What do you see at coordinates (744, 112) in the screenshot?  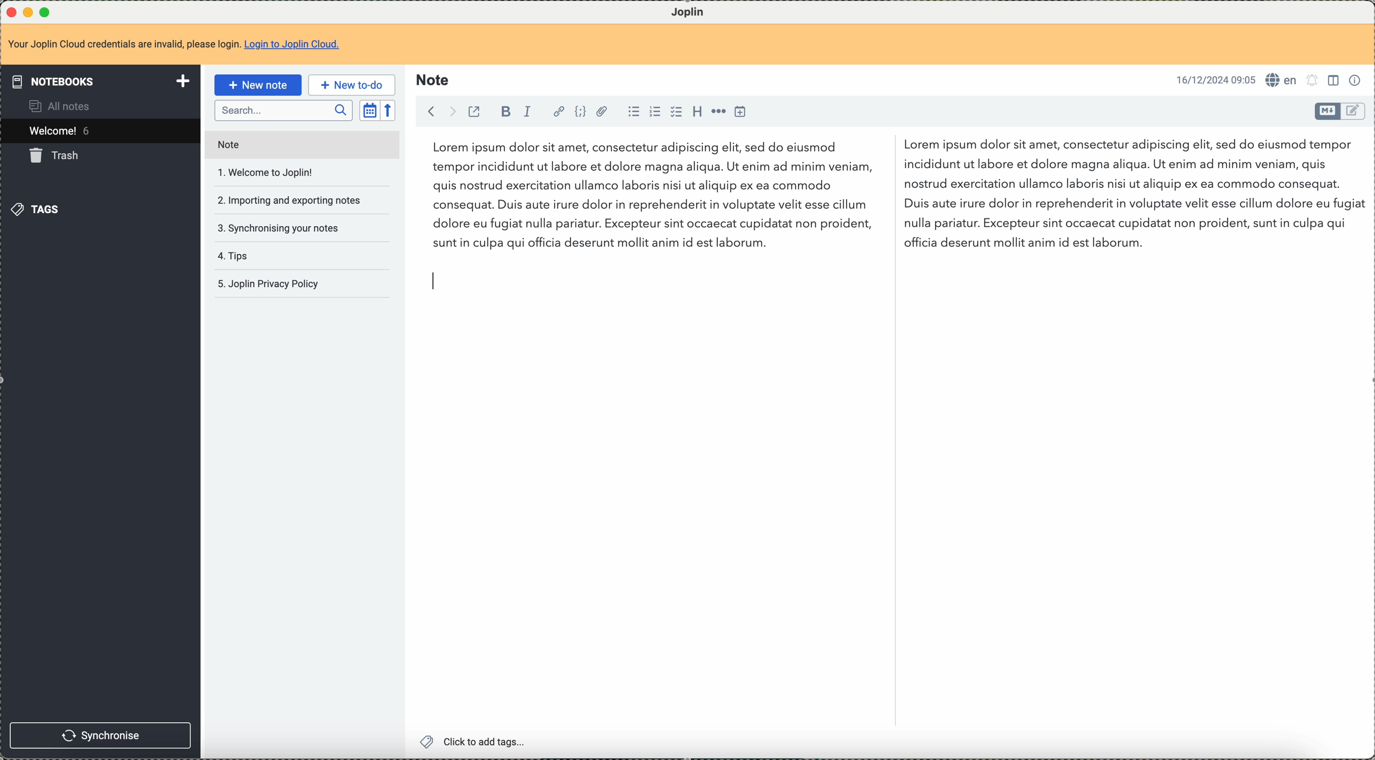 I see `insert time` at bounding box center [744, 112].